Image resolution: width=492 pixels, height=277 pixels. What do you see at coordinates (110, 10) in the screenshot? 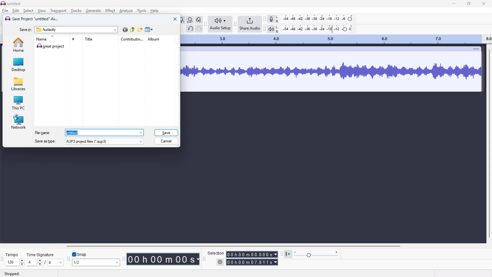
I see `effect` at bounding box center [110, 10].